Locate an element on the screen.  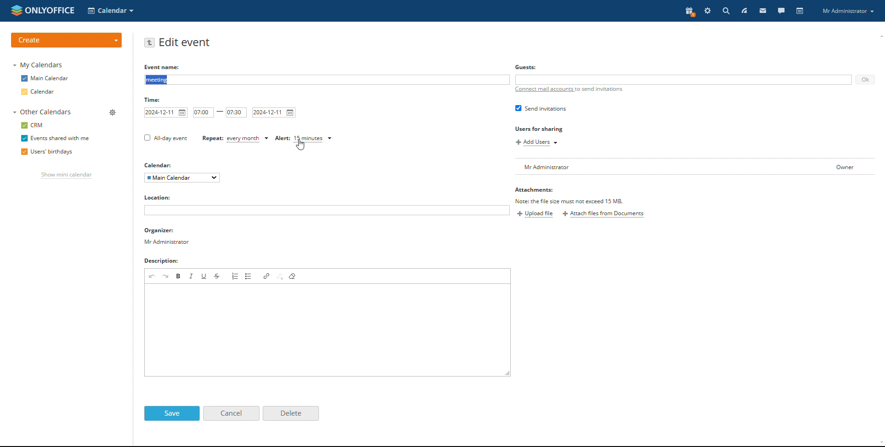
calendar is located at coordinates (799, 11).